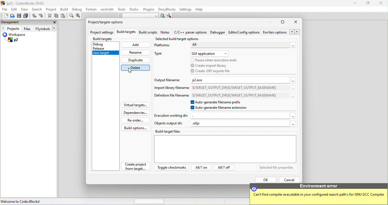 Image resolution: width=388 pixels, height=205 pixels. Describe the element at coordinates (210, 53) in the screenshot. I see `gui application` at that location.